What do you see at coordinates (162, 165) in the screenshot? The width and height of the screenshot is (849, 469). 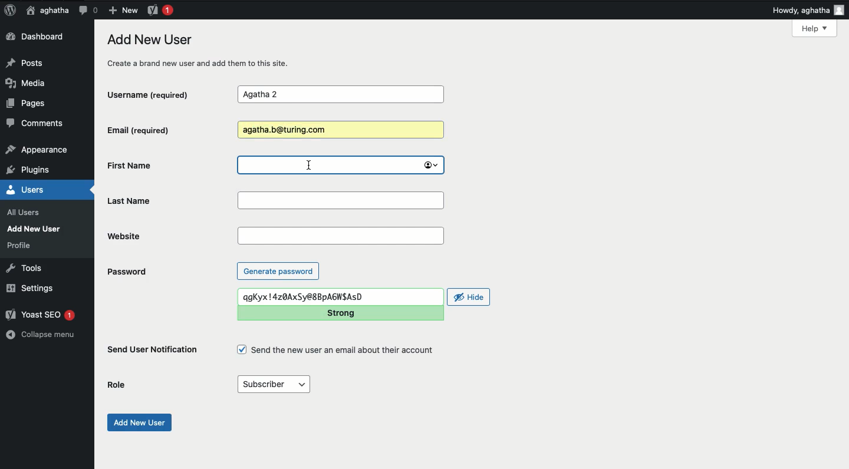 I see `` at bounding box center [162, 165].